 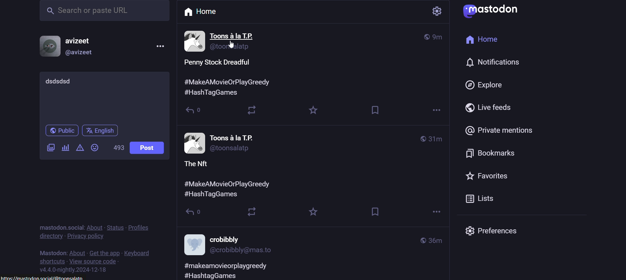 I want to click on live feeds, so click(x=492, y=111).